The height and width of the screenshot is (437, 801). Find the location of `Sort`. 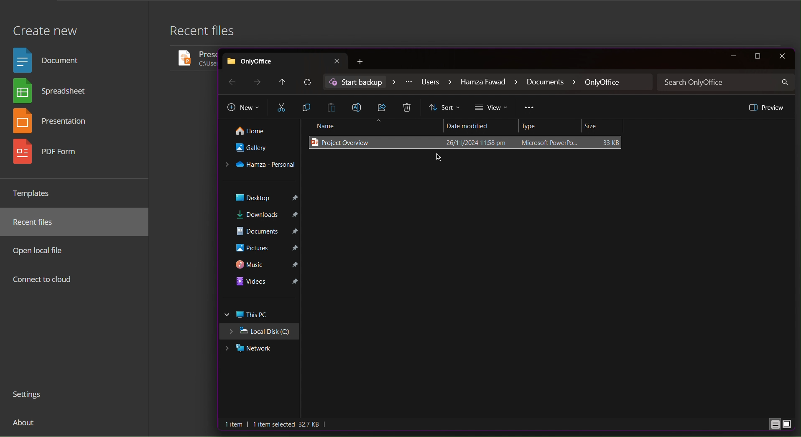

Sort is located at coordinates (445, 108).